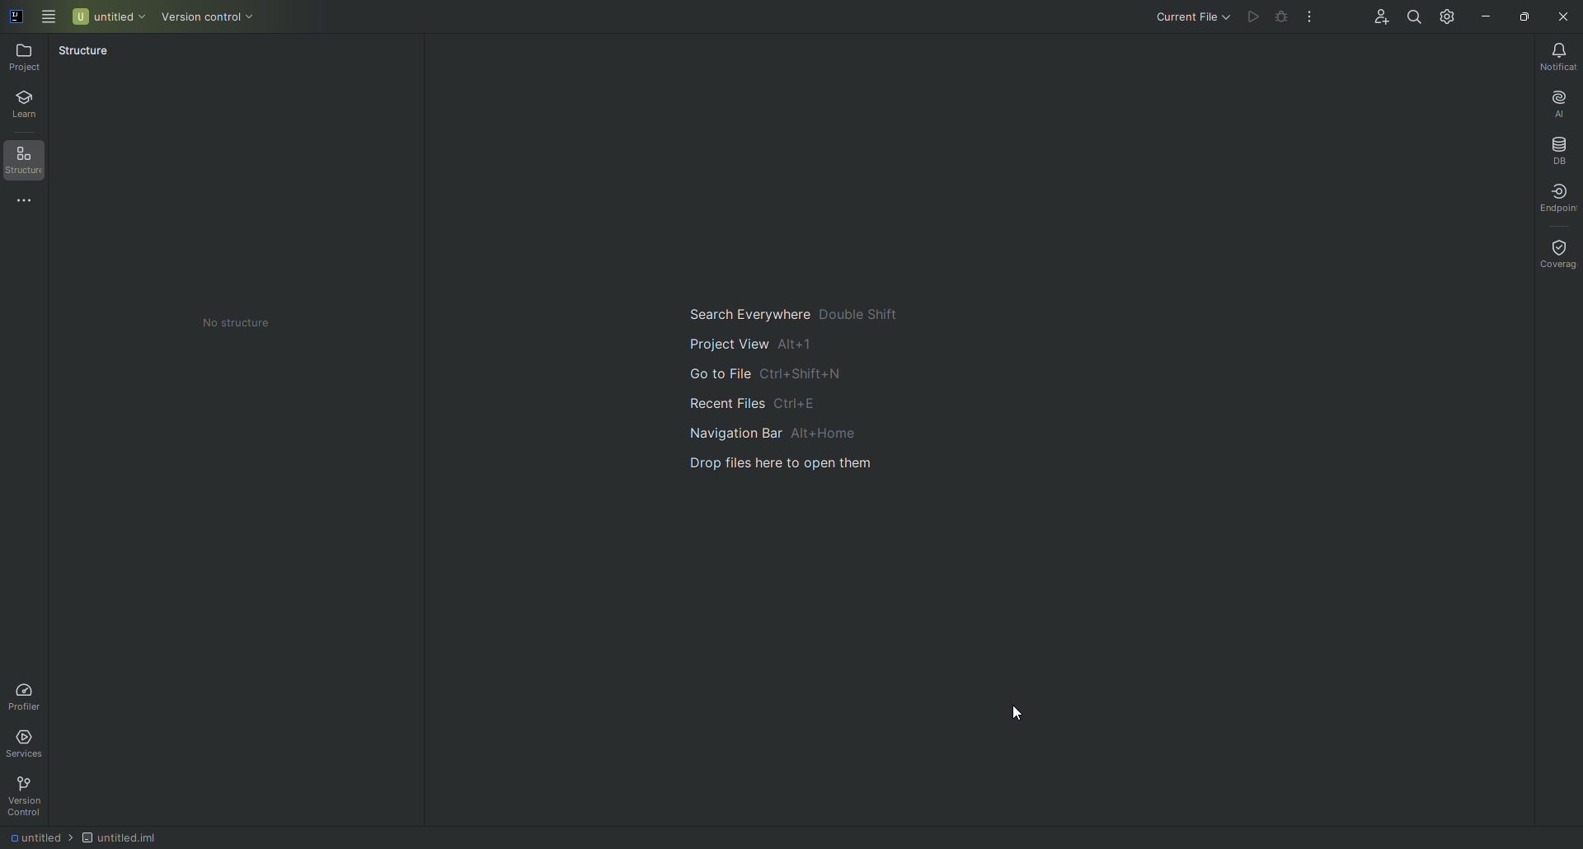 This screenshot has height=849, width=1583. I want to click on Untitled, so click(108, 16).